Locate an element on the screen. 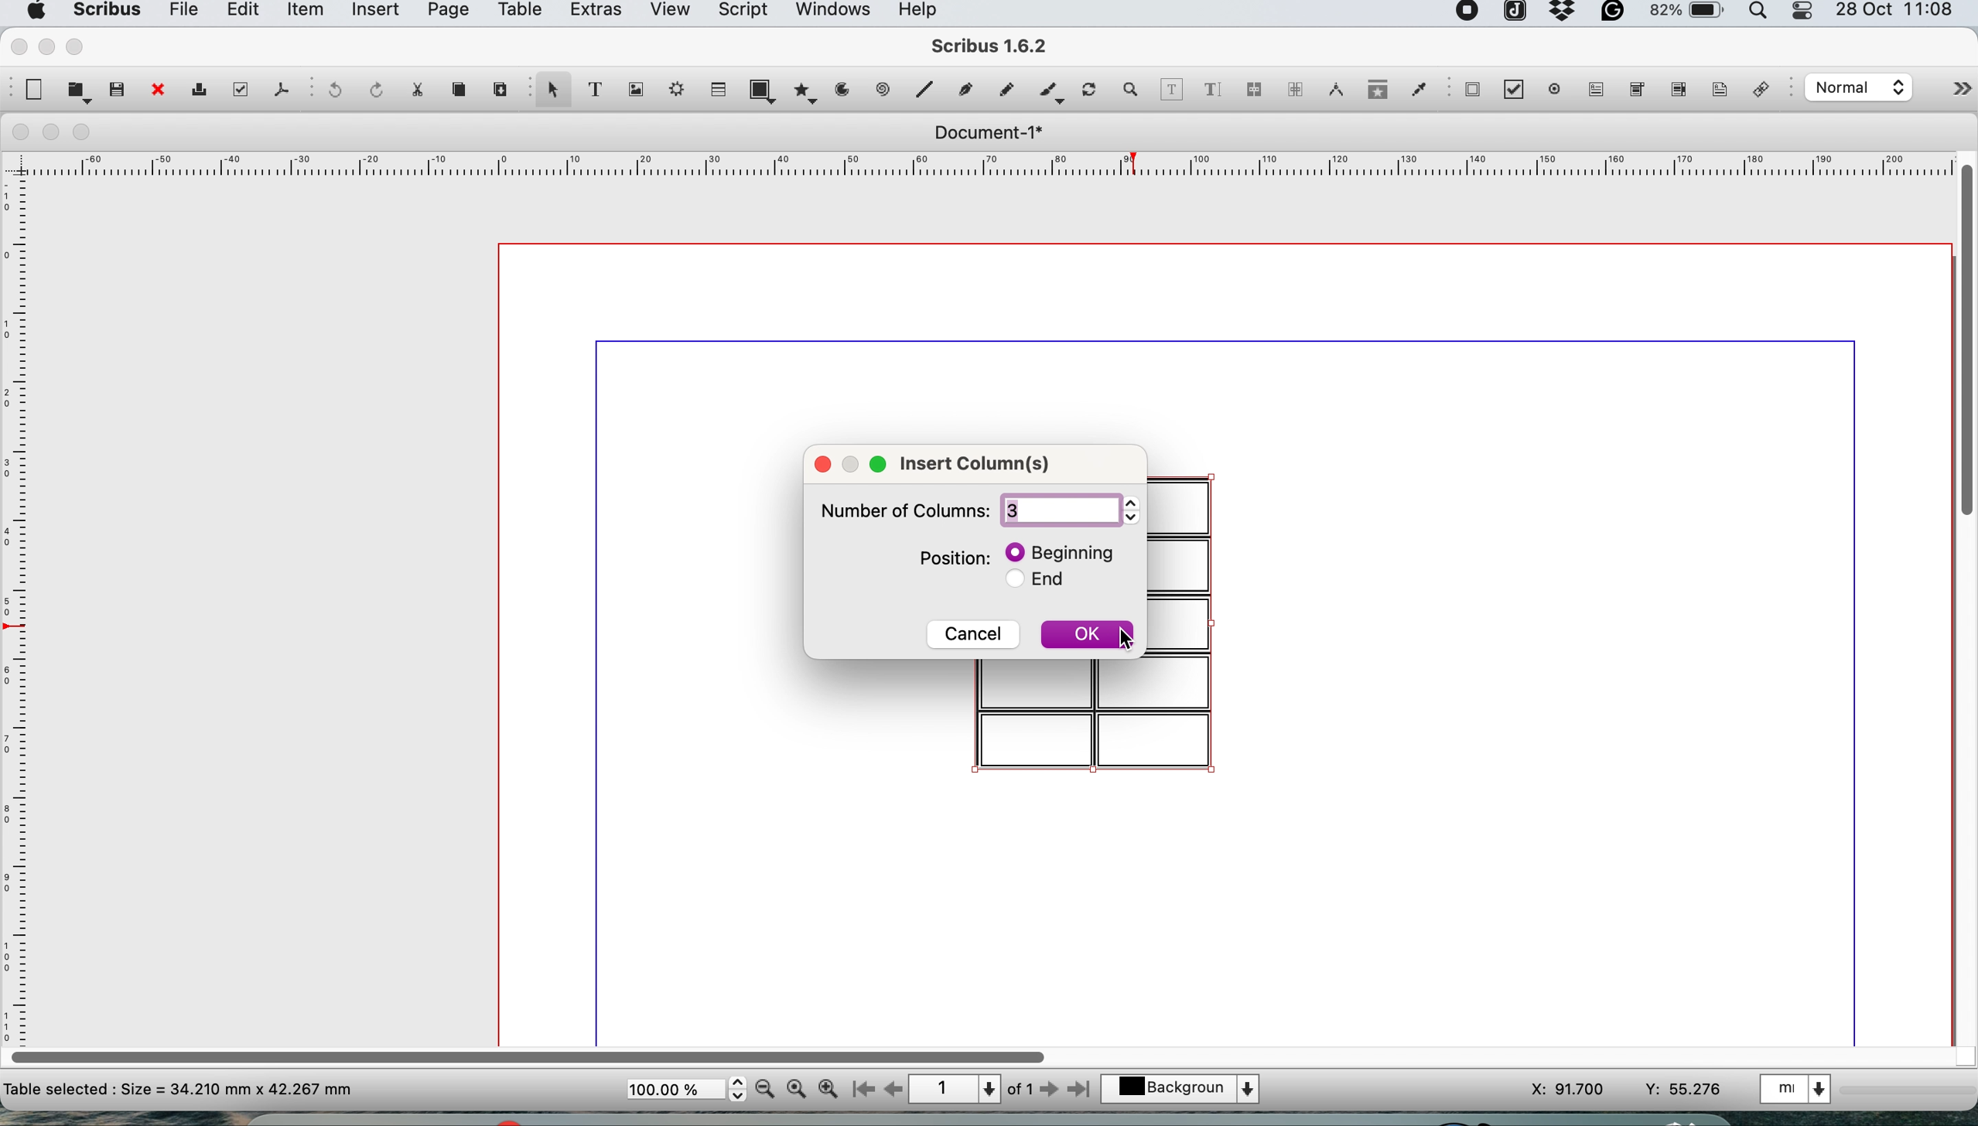  copy item properties is located at coordinates (1373, 94).